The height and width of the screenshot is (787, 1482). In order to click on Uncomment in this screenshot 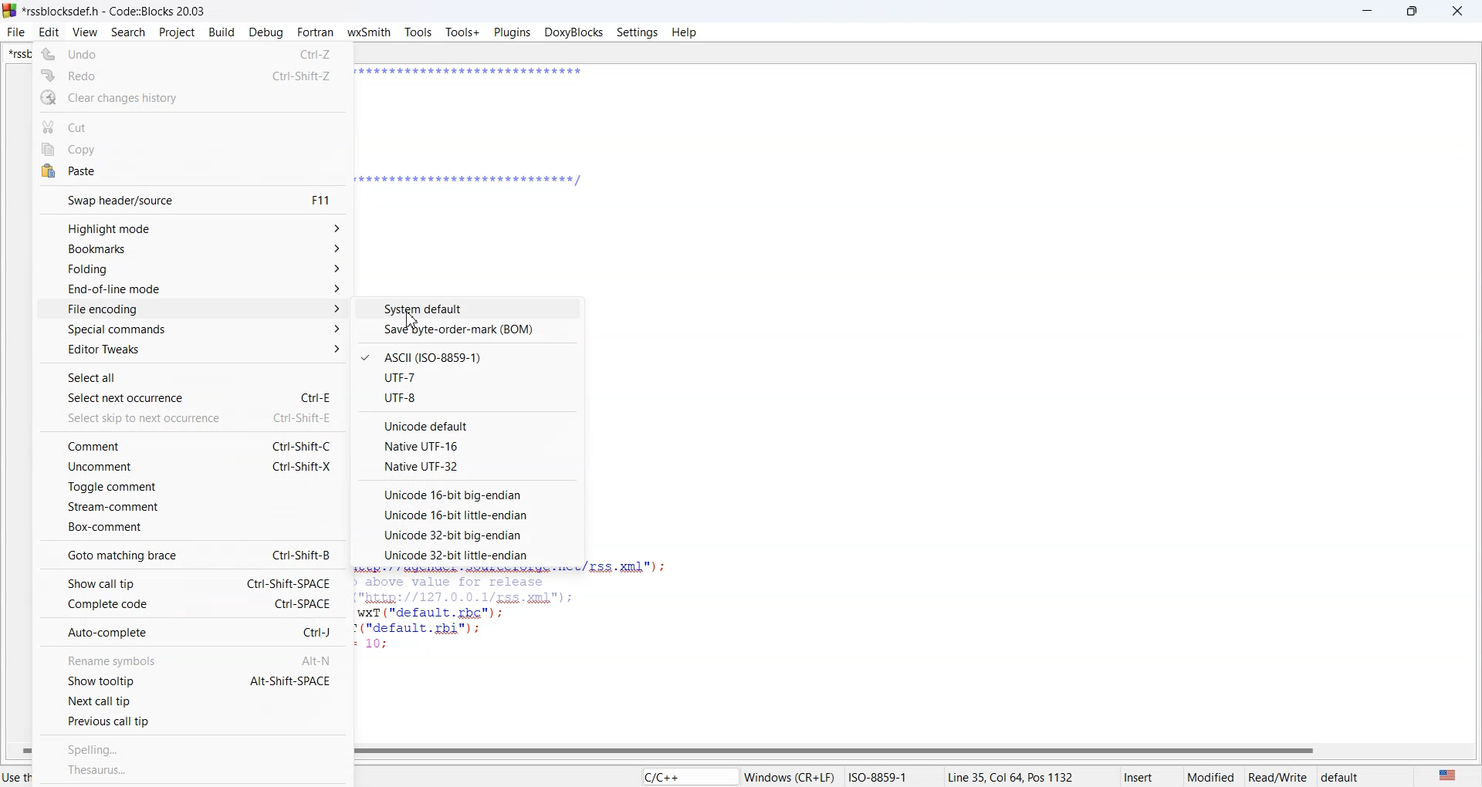, I will do `click(193, 466)`.